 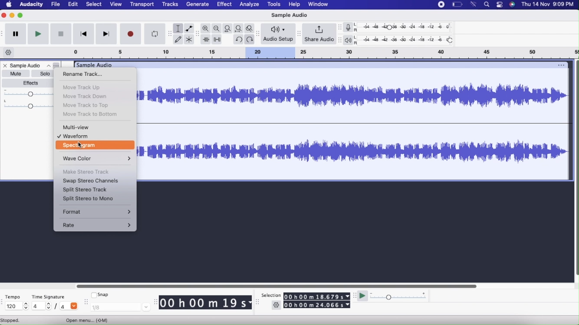 What do you see at coordinates (408, 28) in the screenshot?
I see `Recording level` at bounding box center [408, 28].